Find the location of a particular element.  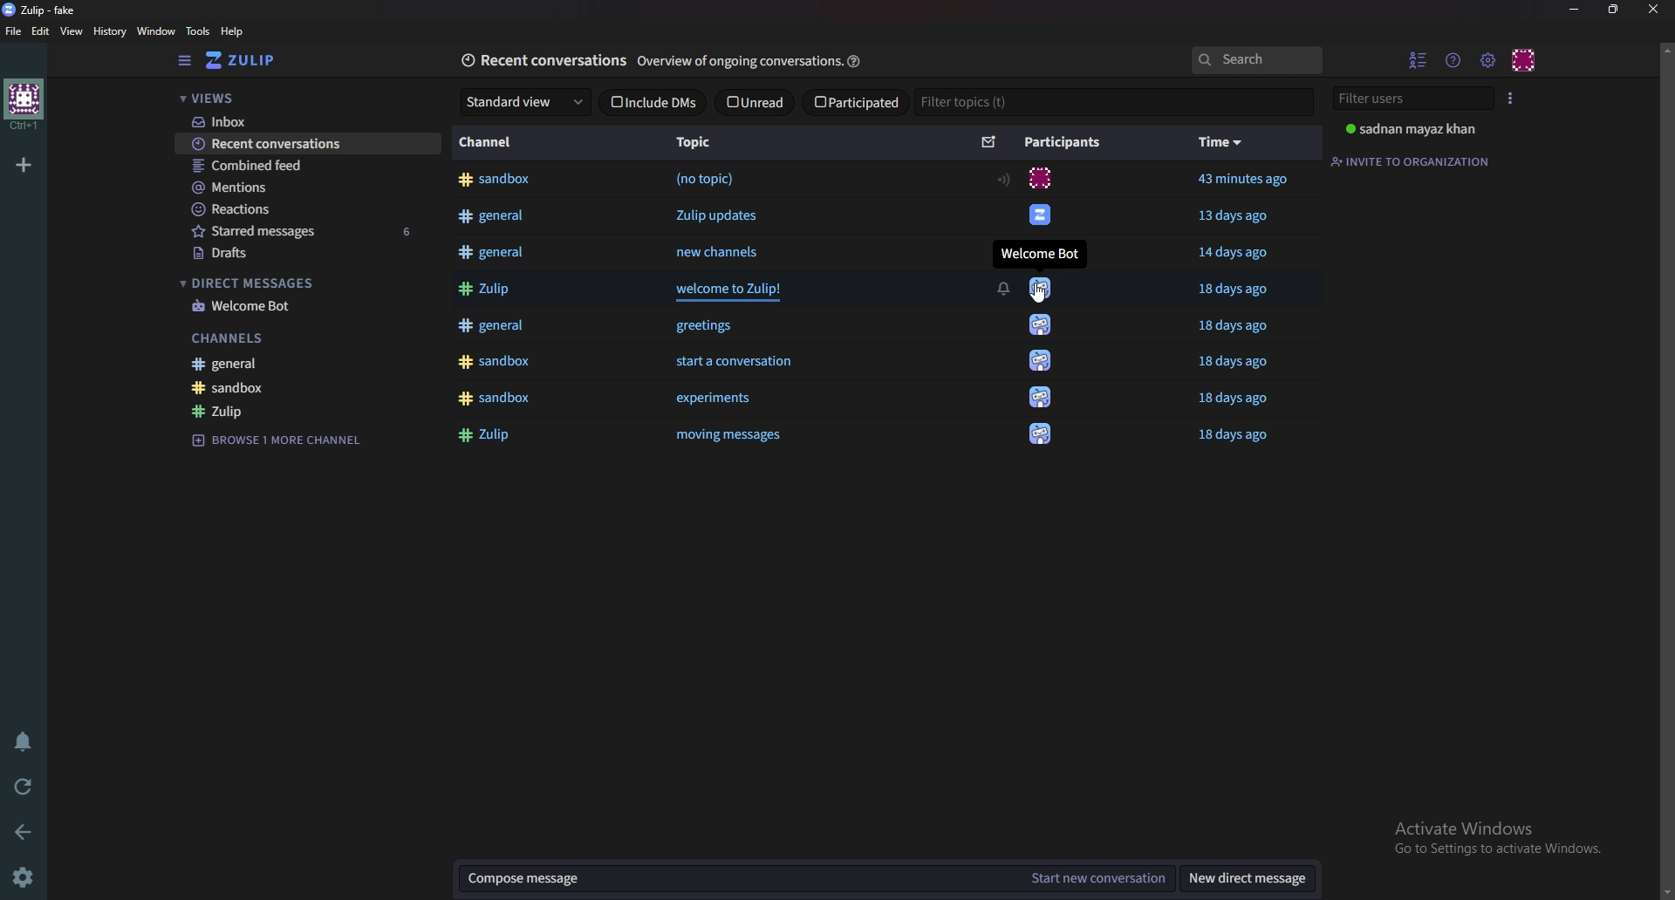

History is located at coordinates (112, 31).